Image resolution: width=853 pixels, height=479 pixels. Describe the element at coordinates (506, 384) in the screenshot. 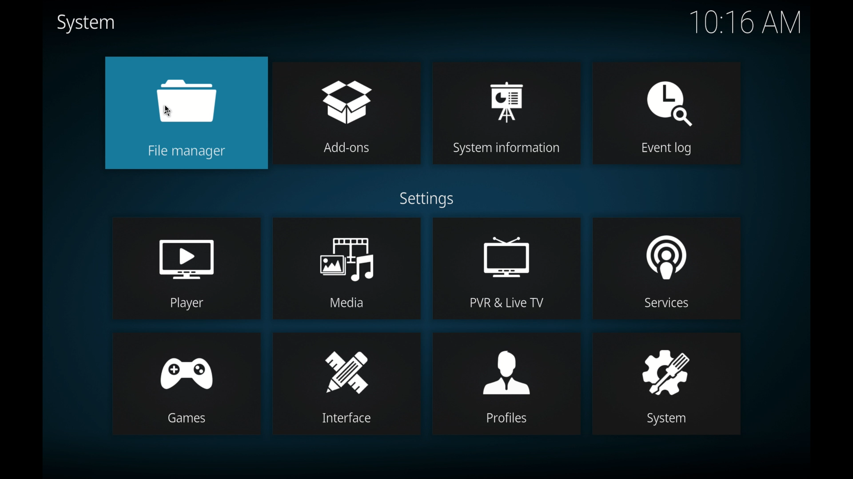

I see `profiles` at that location.